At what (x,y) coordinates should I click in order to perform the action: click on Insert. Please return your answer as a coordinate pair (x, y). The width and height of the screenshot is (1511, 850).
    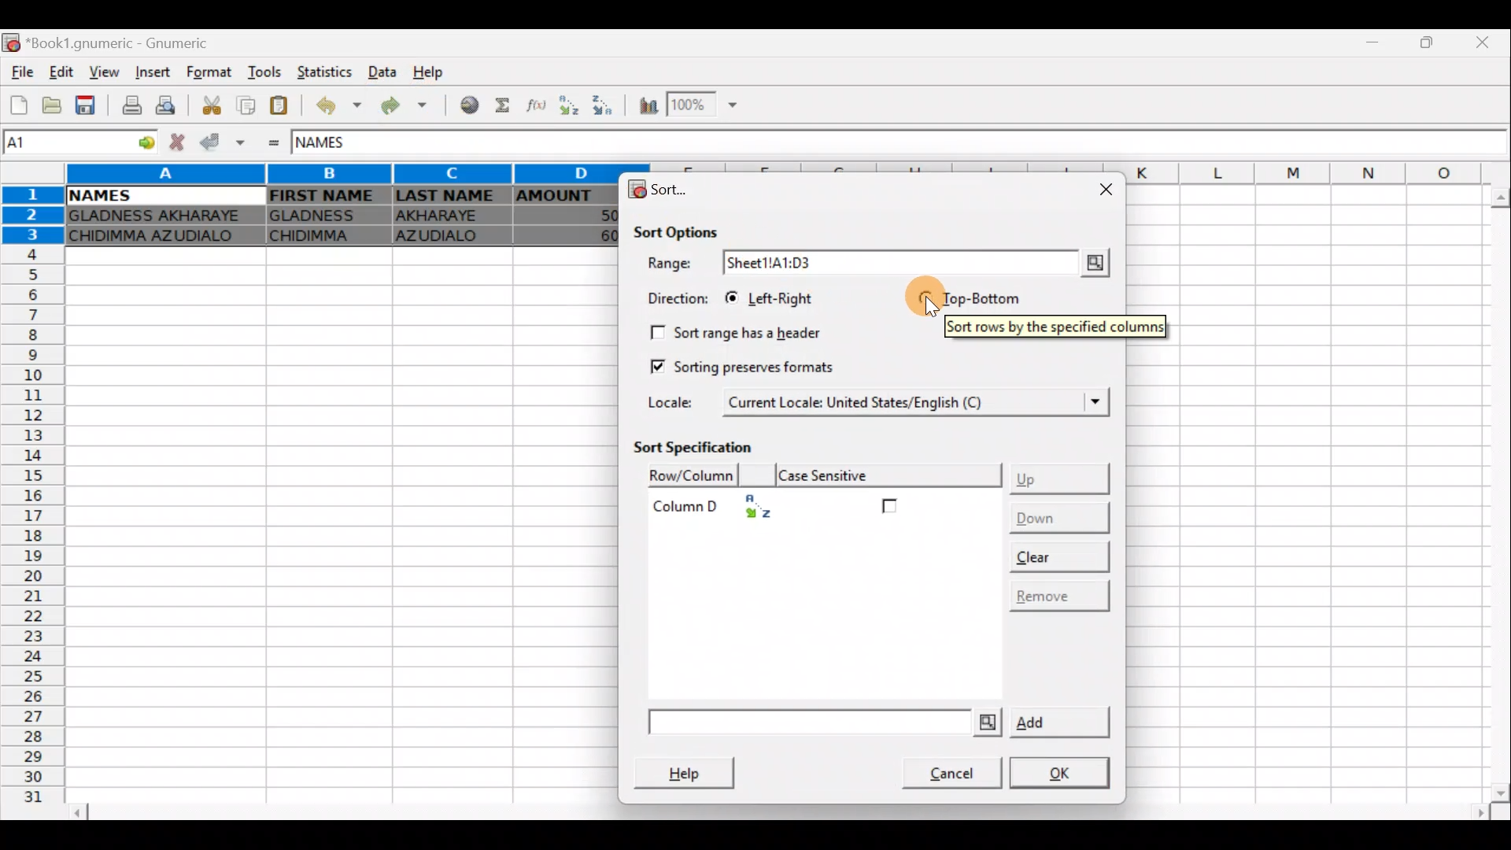
    Looking at the image, I should click on (156, 72).